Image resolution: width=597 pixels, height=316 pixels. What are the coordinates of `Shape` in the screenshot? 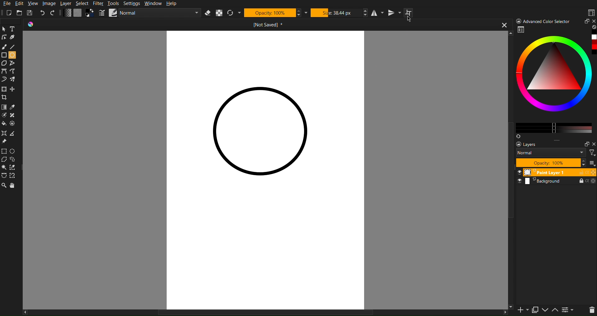 It's located at (4, 133).